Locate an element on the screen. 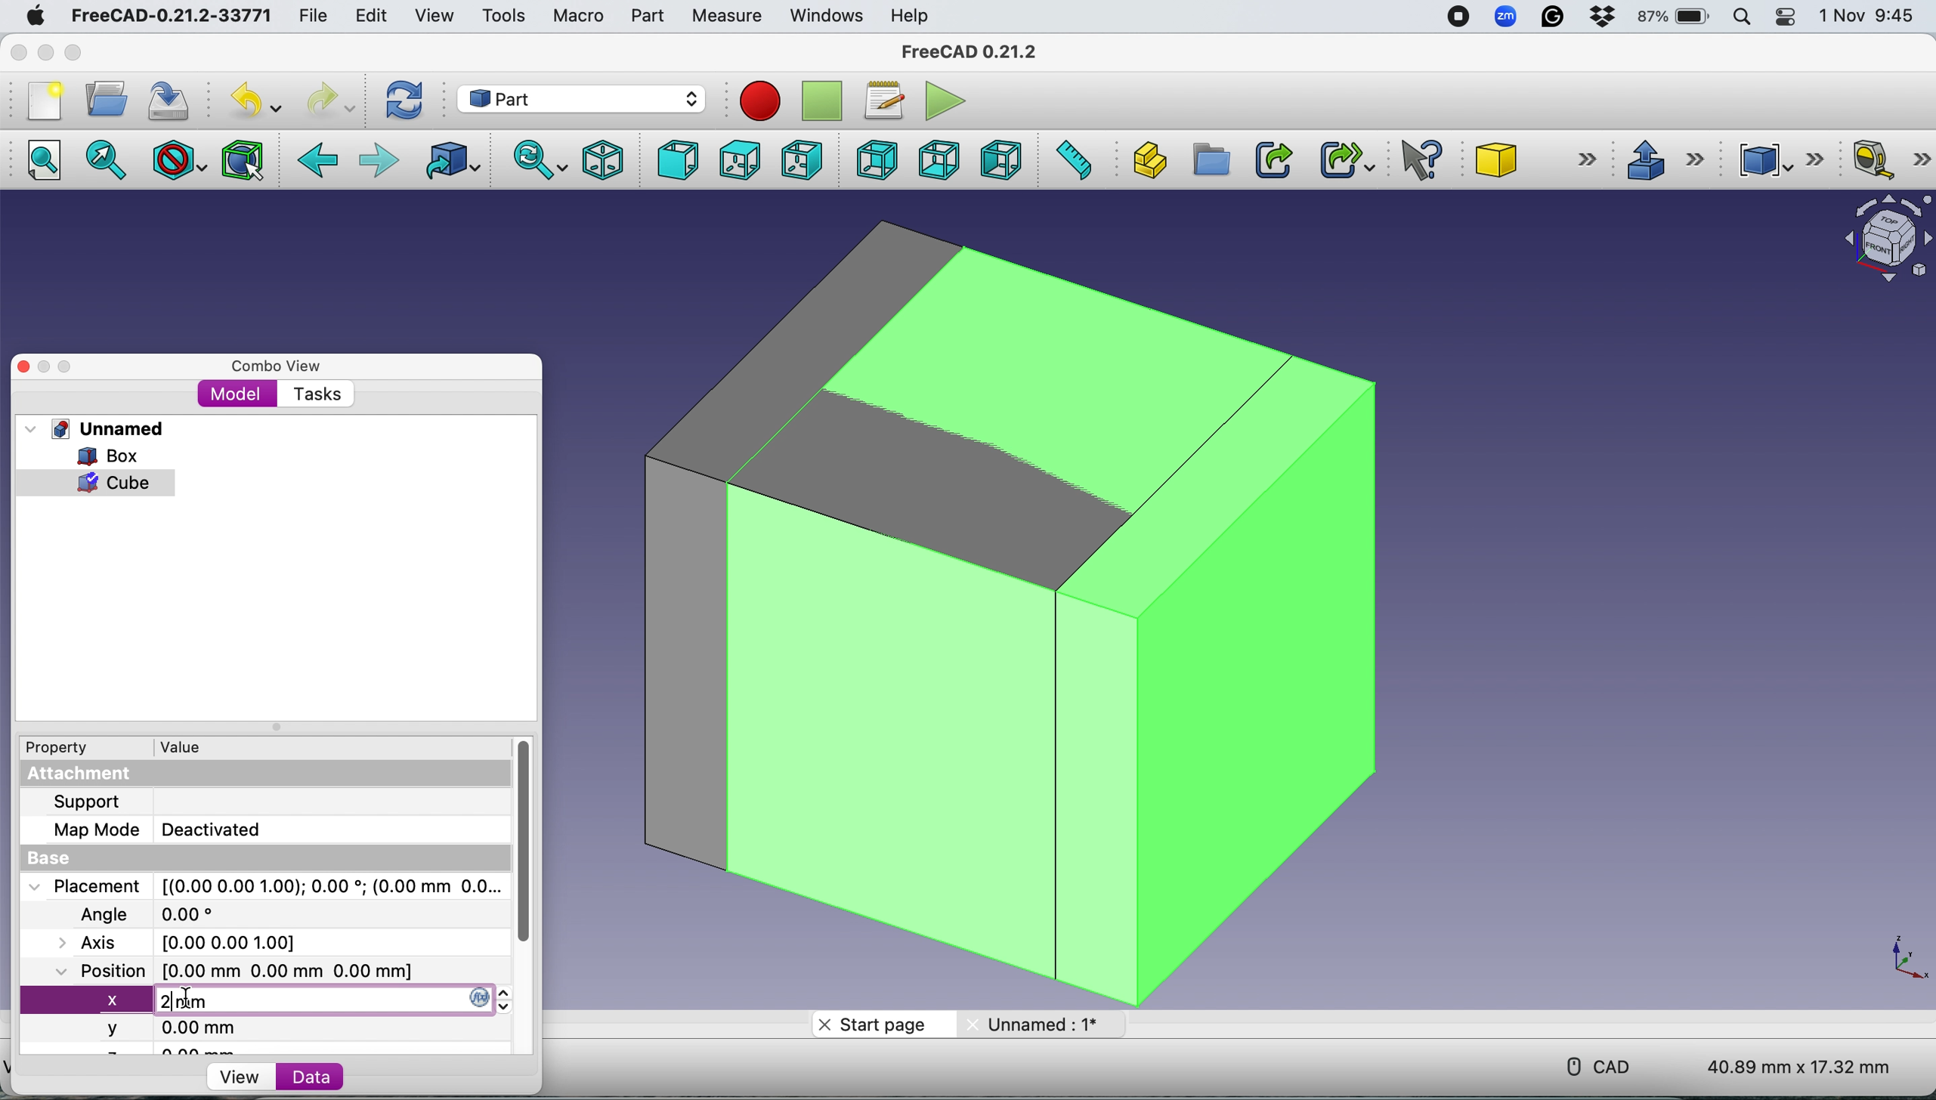 This screenshot has height=1100, width=1936. FreeCAD 0.21.2 is located at coordinates (972, 54).